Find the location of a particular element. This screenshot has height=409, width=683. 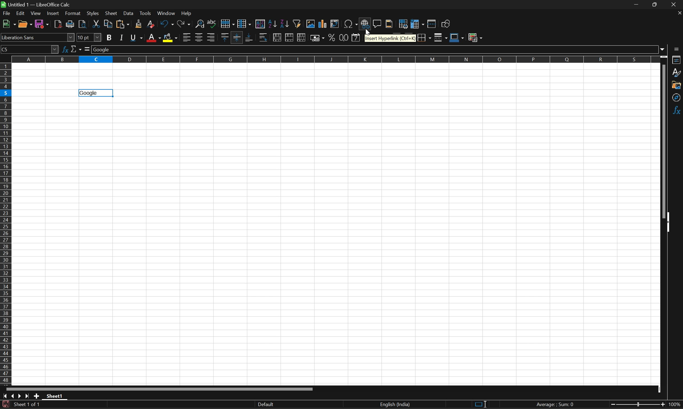

Column names is located at coordinates (334, 59).